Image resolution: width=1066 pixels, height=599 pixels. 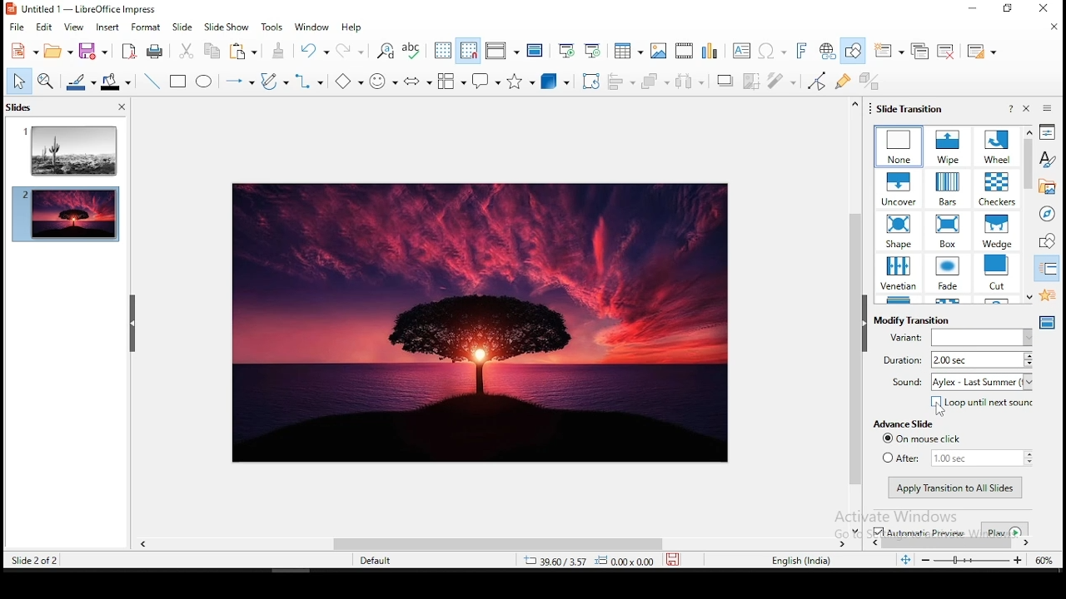 What do you see at coordinates (22, 106) in the screenshot?
I see `slides` at bounding box center [22, 106].